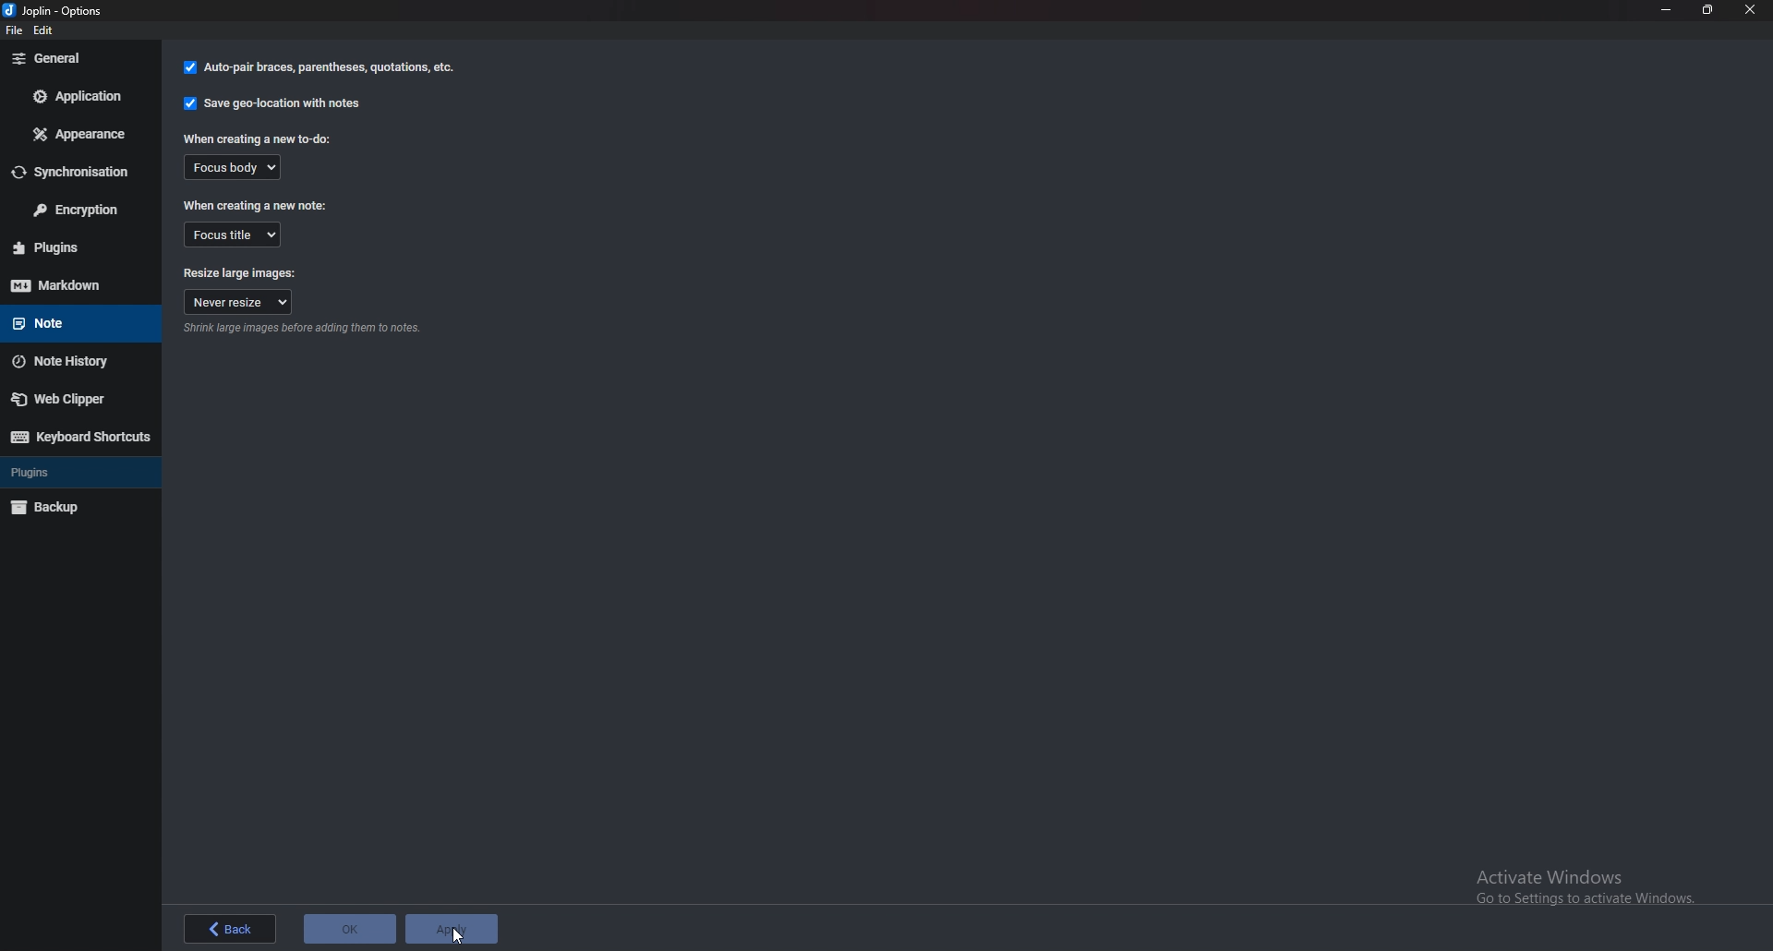  Describe the element at coordinates (272, 106) in the screenshot. I see `save geo location with notes` at that location.